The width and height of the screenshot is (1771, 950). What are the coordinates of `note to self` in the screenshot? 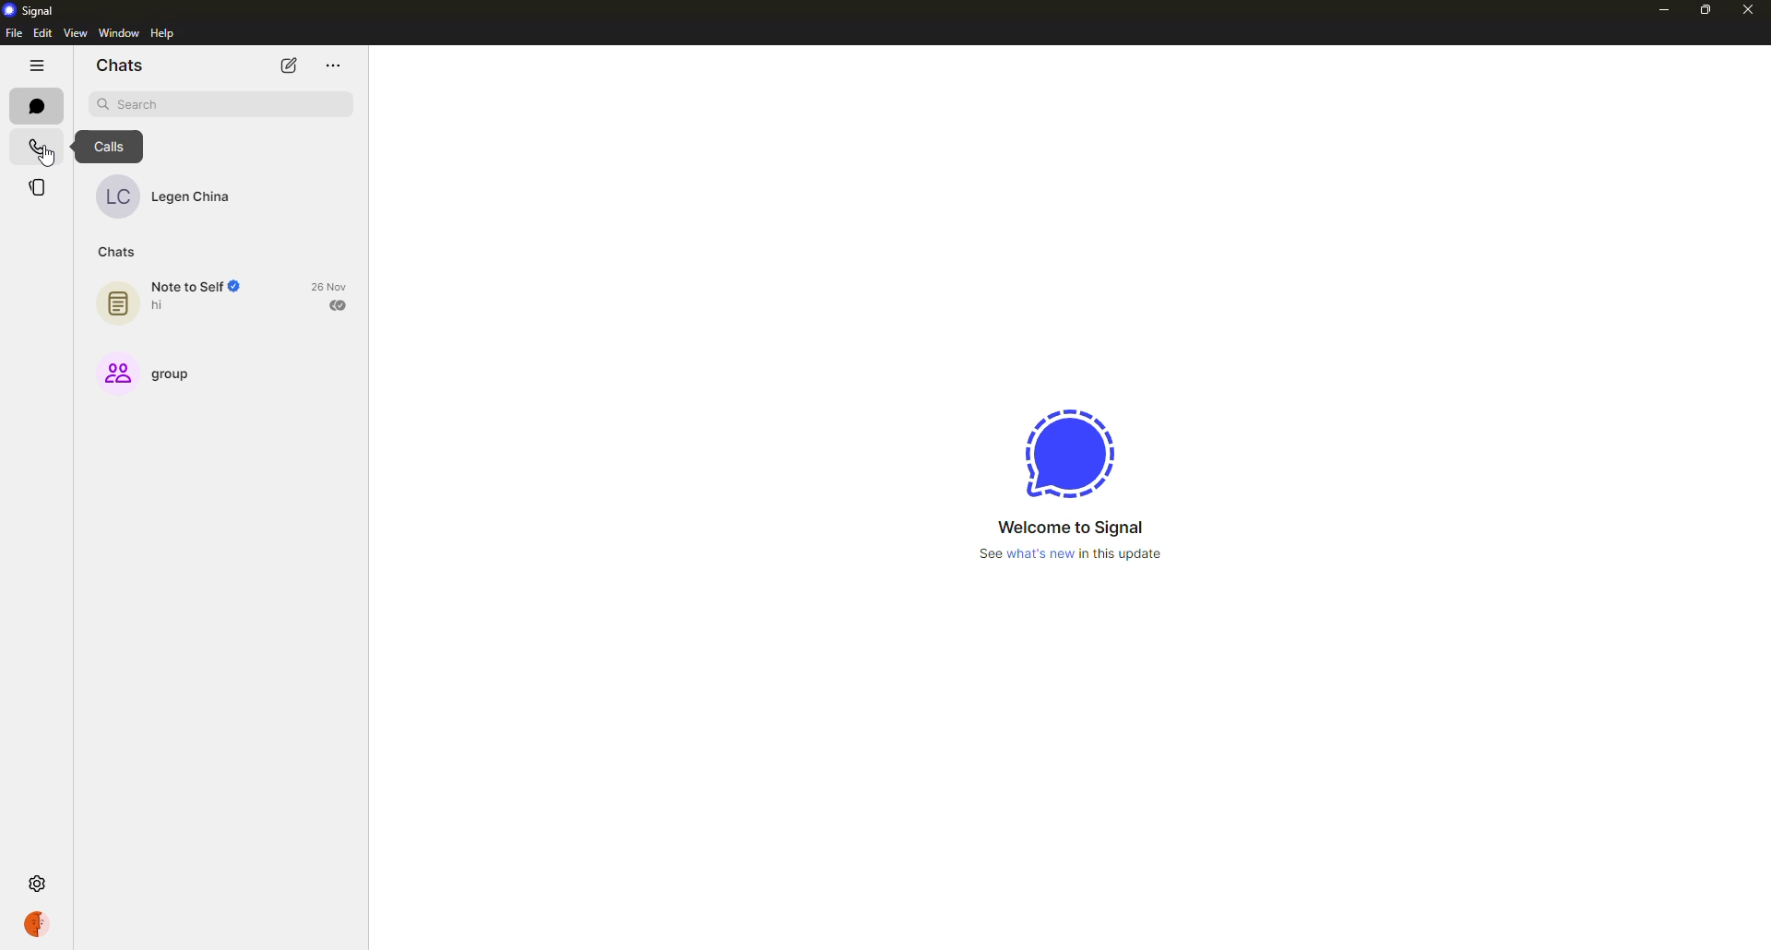 It's located at (173, 300).